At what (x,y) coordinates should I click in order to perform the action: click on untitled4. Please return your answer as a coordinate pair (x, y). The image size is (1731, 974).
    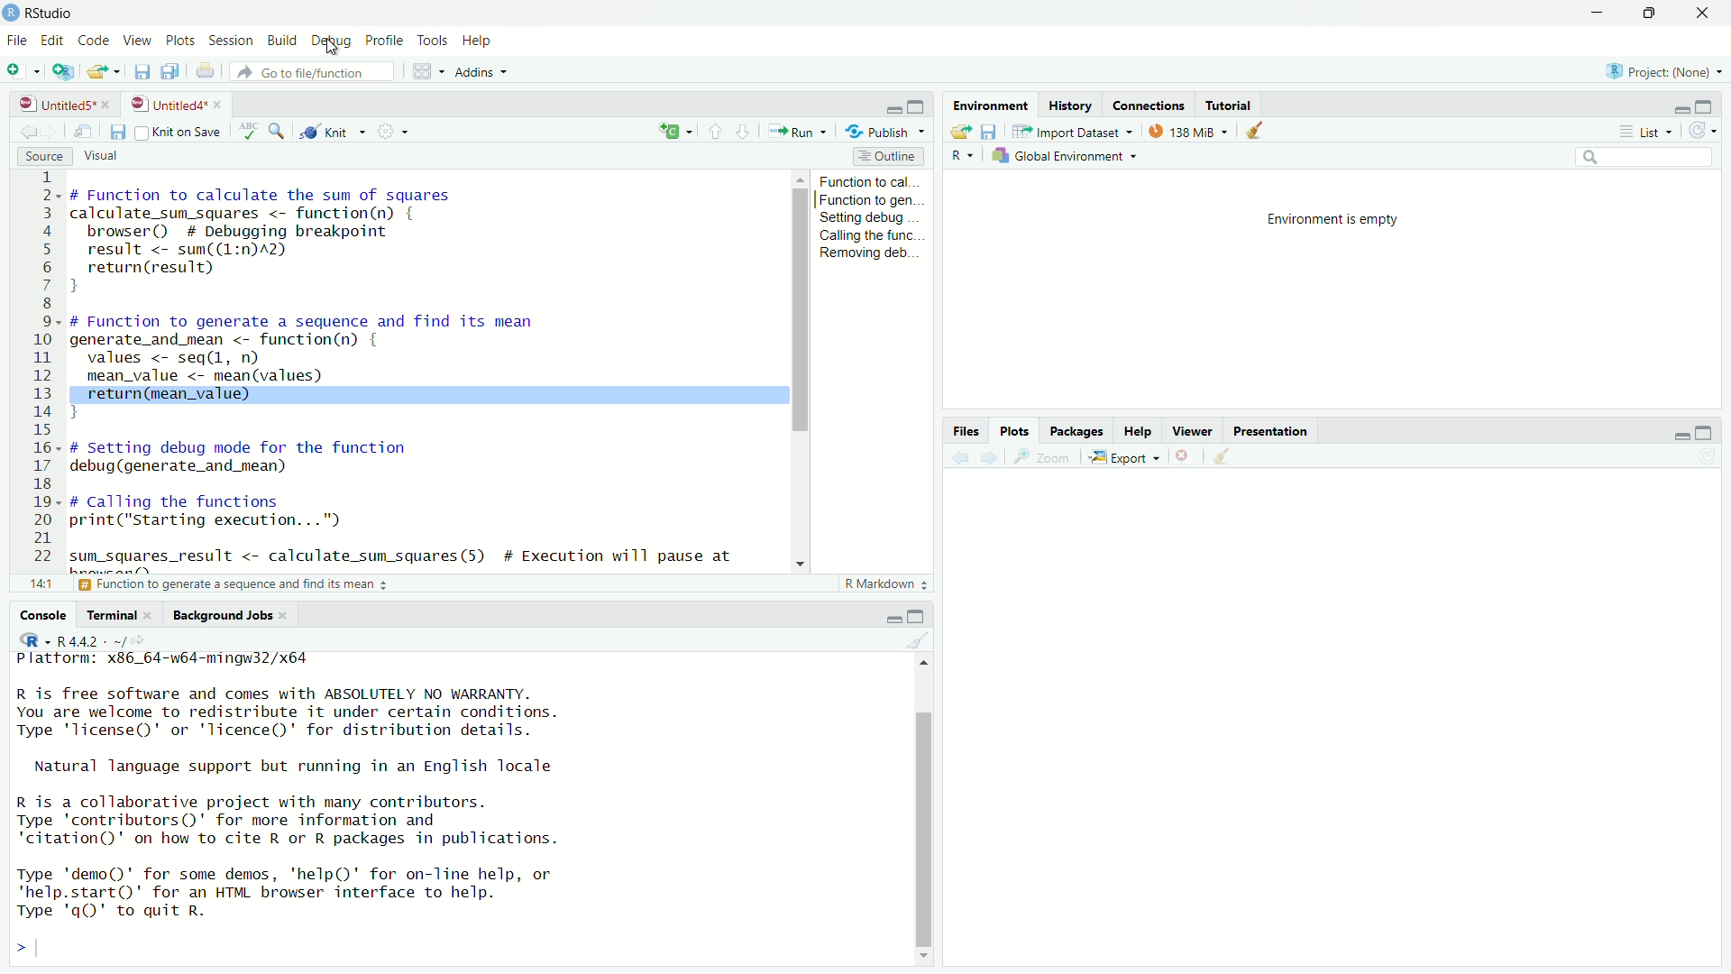
    Looking at the image, I should click on (170, 104).